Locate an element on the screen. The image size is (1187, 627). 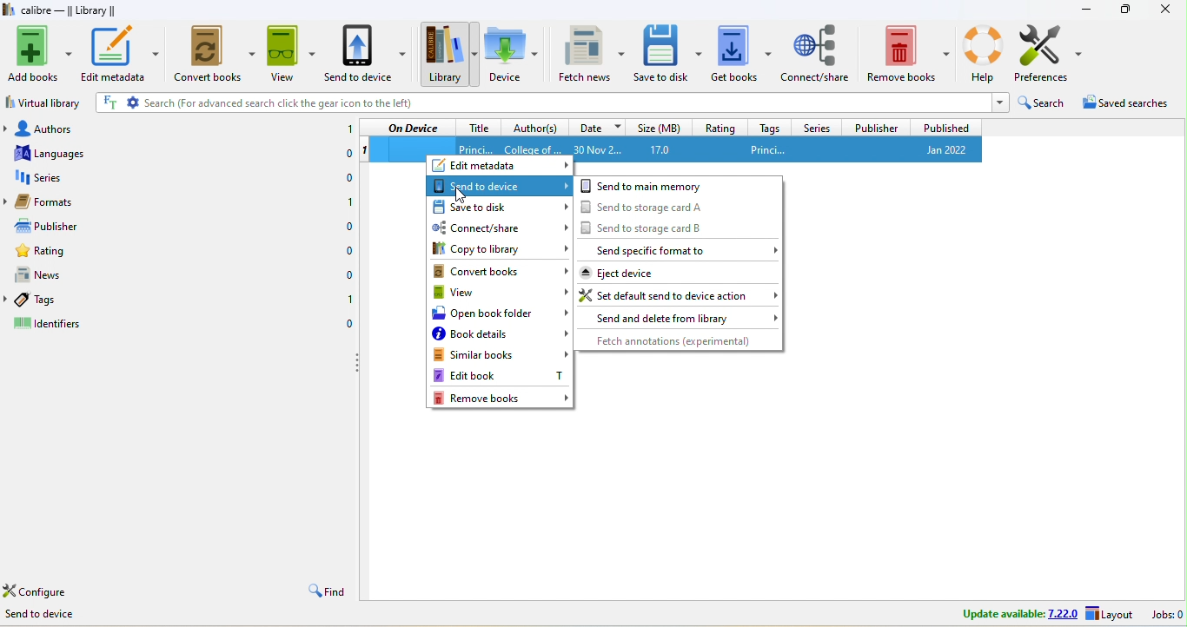
0 is located at coordinates (348, 228).